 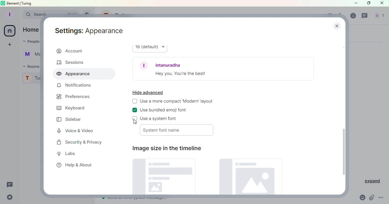 What do you see at coordinates (165, 176) in the screenshot?
I see `Default` at bounding box center [165, 176].